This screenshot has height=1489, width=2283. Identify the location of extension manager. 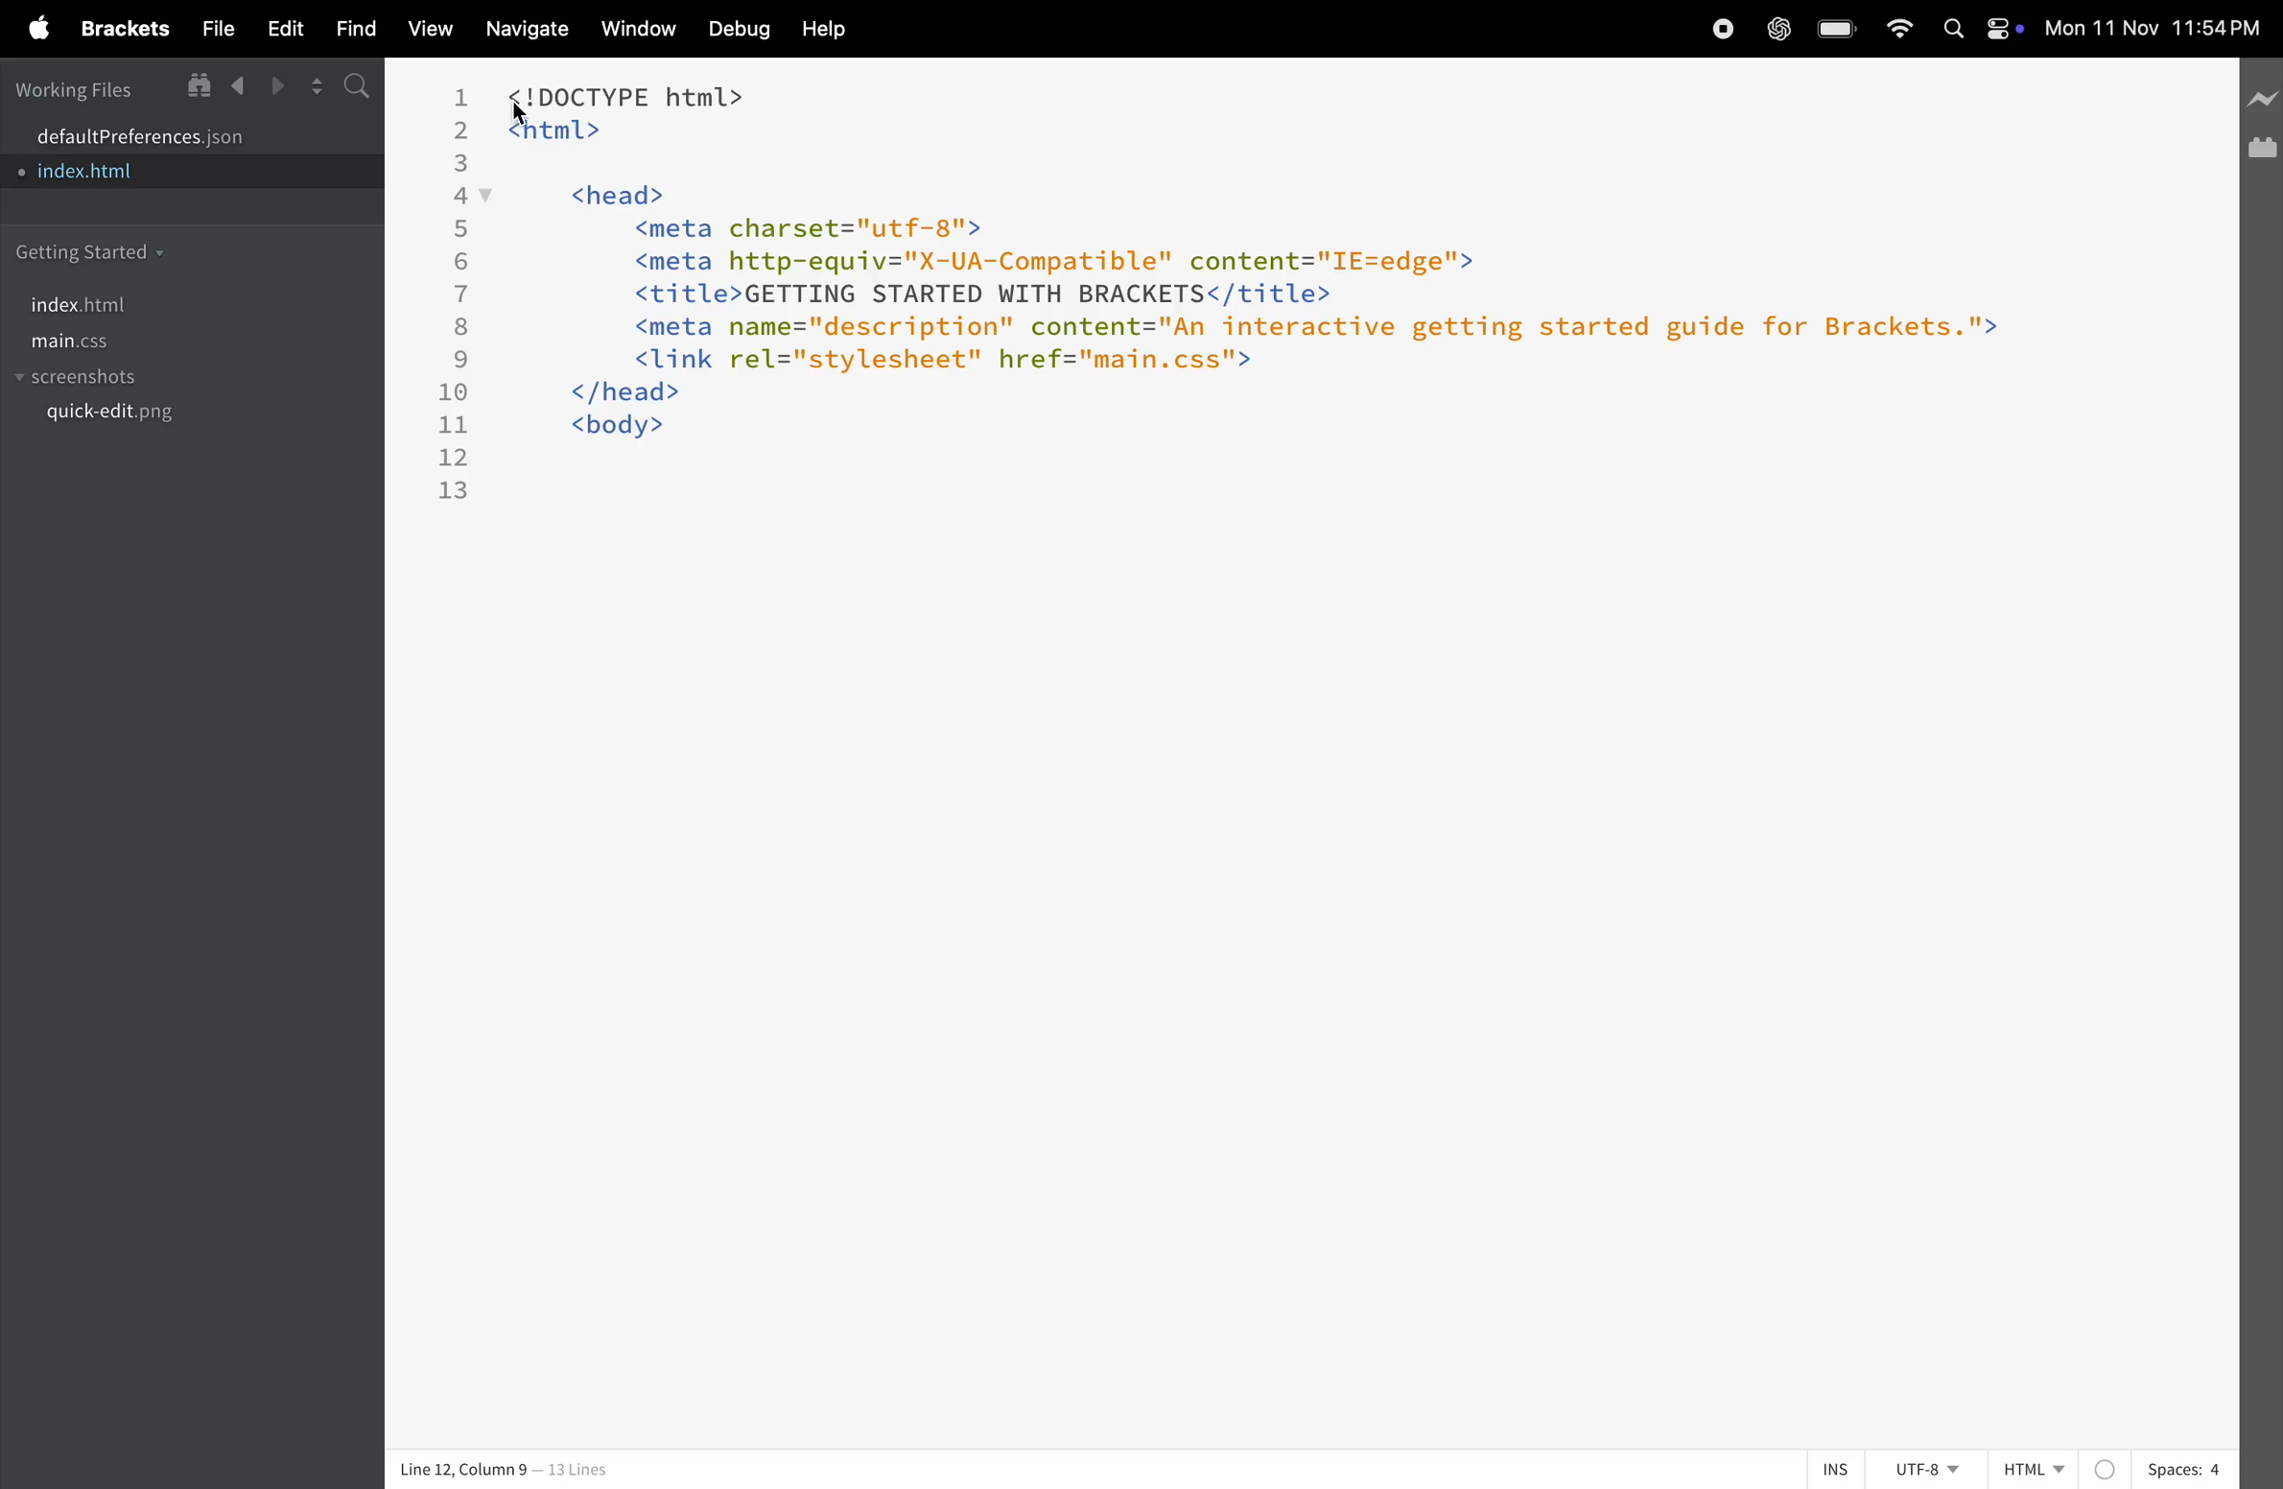
(2264, 146).